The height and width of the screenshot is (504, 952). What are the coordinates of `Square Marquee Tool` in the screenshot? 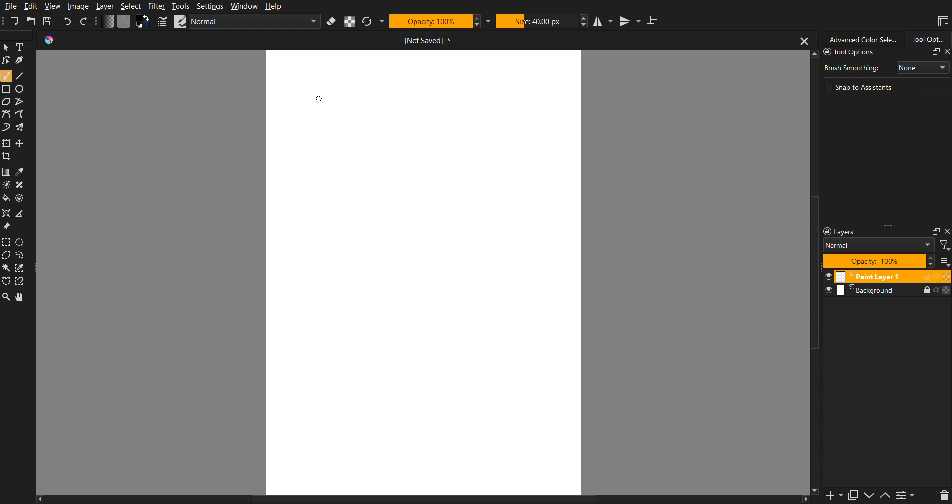 It's located at (8, 243).